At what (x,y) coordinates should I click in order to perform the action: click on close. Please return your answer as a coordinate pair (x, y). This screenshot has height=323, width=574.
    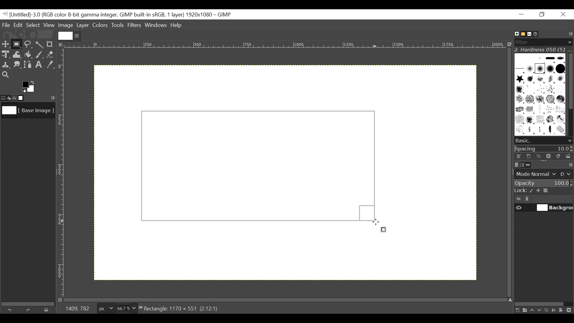
    Looking at the image, I should click on (78, 36).